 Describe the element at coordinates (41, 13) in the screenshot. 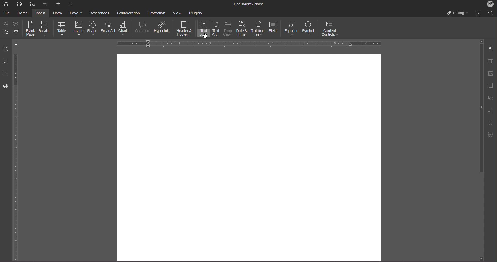

I see `Insert` at that location.